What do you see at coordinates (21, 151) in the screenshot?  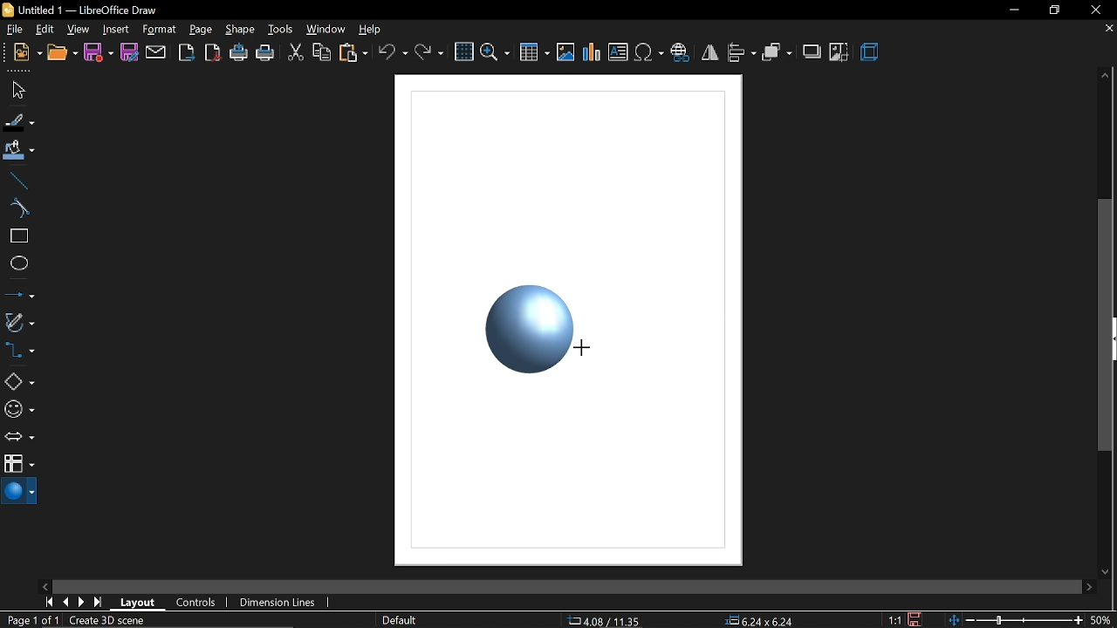 I see `fill color` at bounding box center [21, 151].